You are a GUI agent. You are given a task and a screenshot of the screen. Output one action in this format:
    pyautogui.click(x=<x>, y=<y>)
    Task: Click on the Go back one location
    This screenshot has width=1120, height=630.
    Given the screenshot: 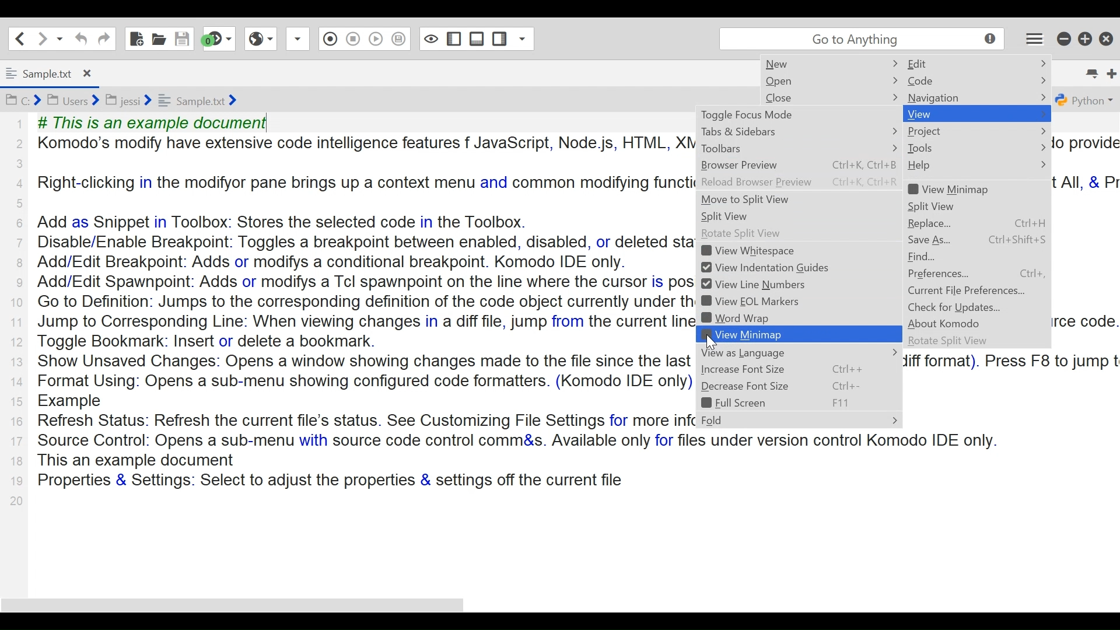 What is the action you would take?
    pyautogui.click(x=20, y=38)
    